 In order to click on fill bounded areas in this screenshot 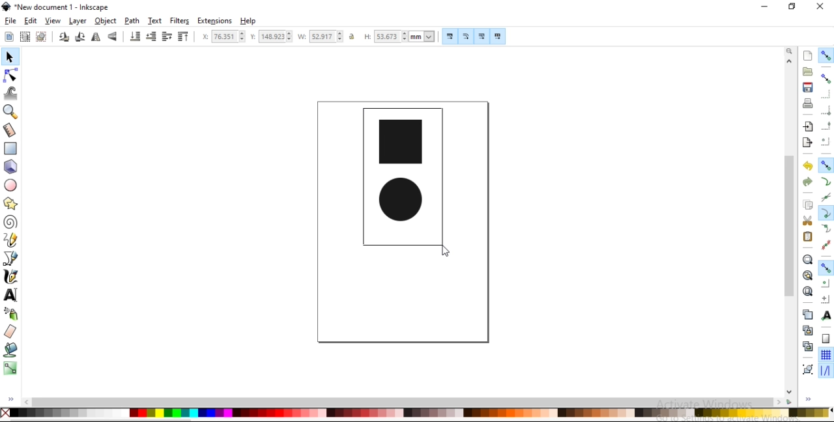, I will do `click(11, 350)`.